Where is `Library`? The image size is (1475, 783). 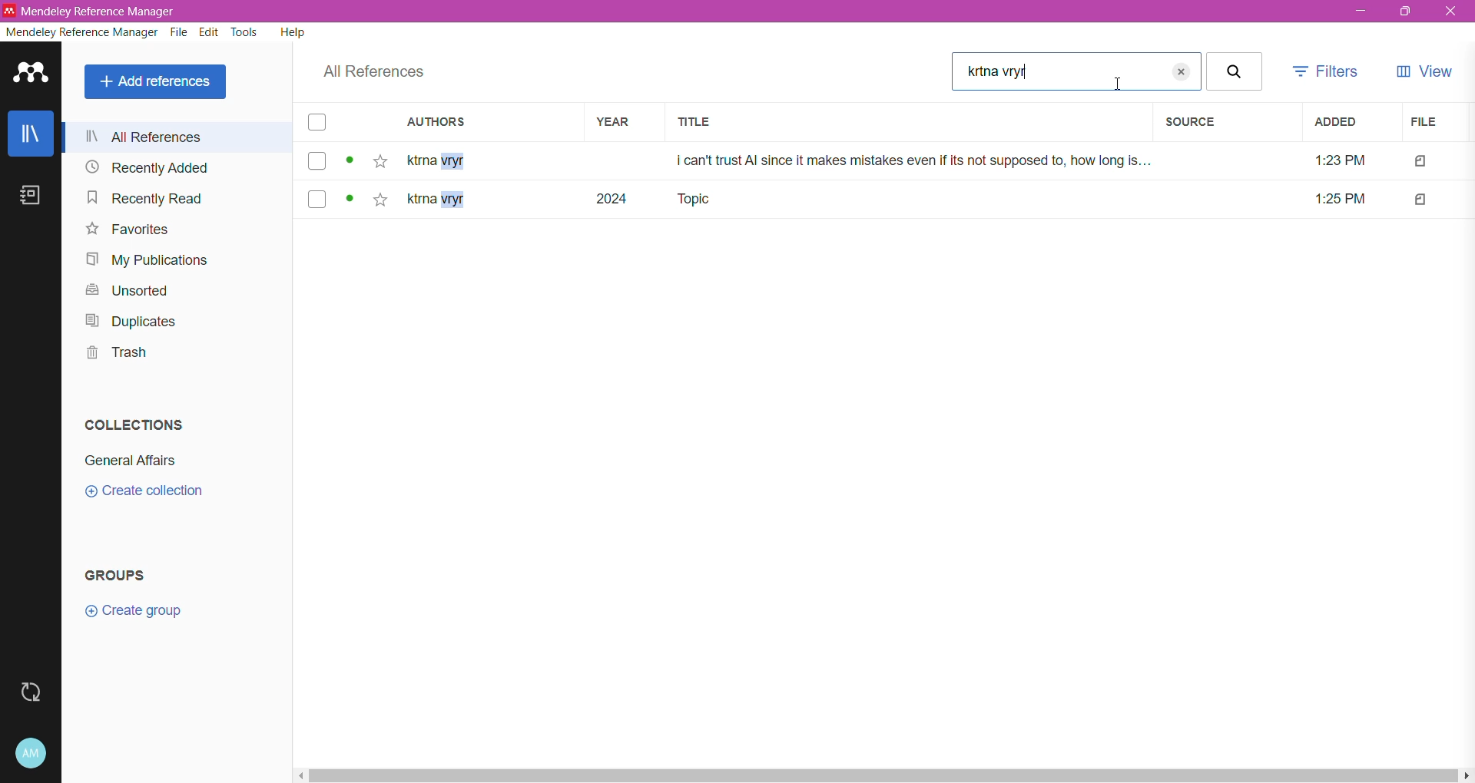 Library is located at coordinates (31, 136).